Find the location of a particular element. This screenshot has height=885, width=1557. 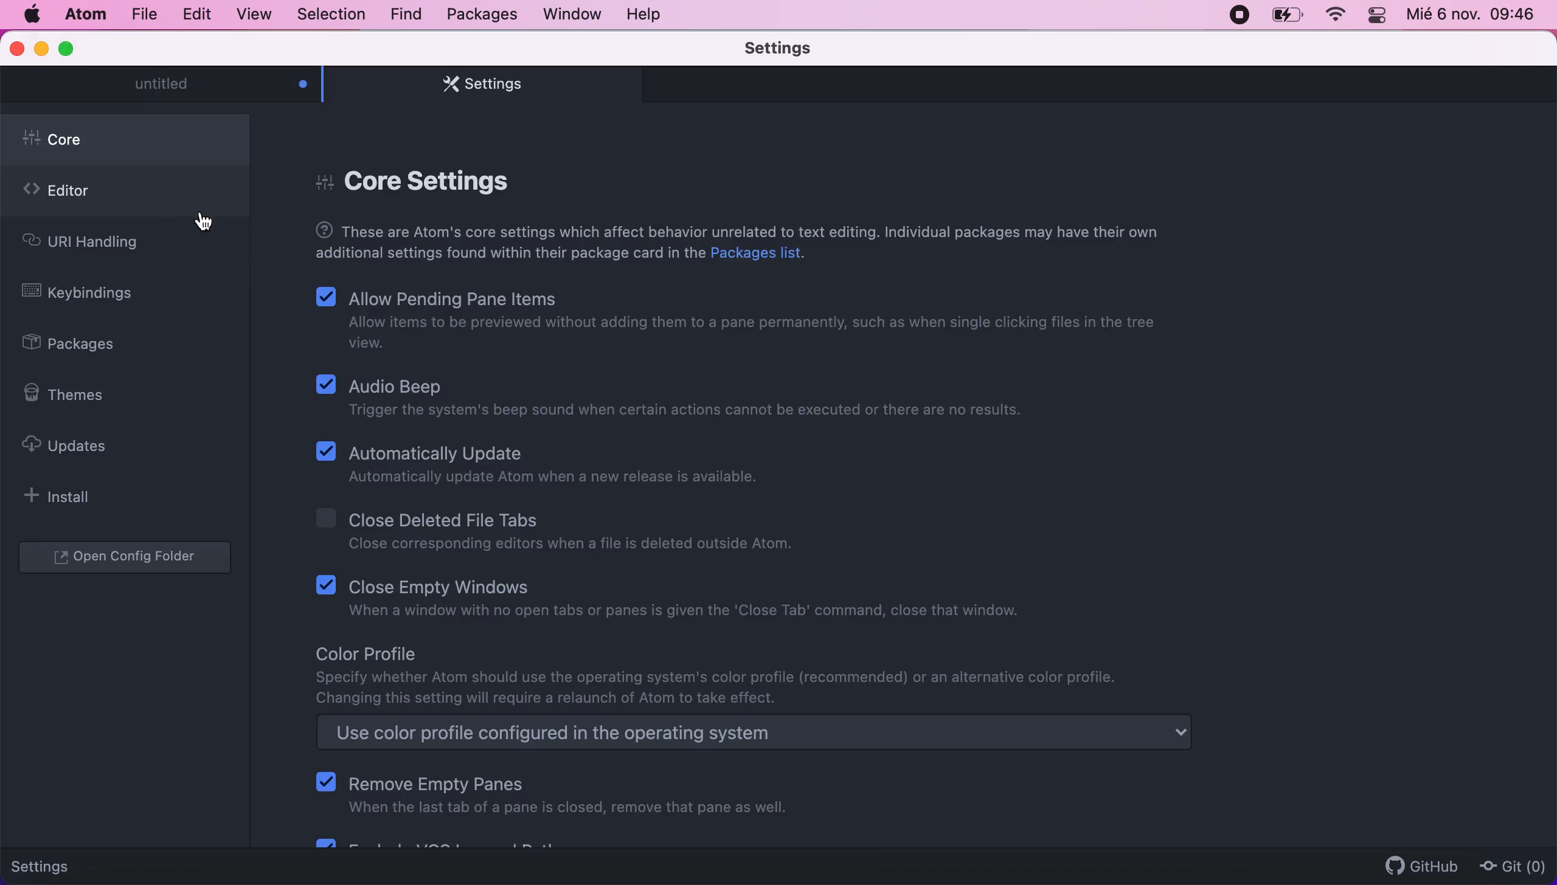

Git(0) is located at coordinates (1514, 866).